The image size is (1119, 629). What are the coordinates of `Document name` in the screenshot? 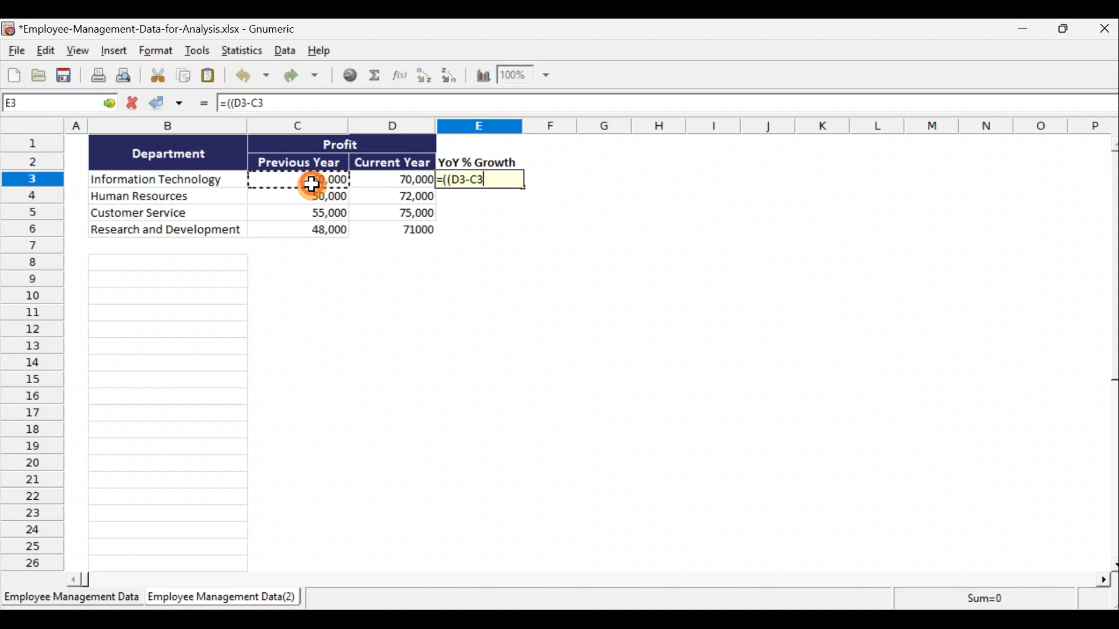 It's located at (160, 28).